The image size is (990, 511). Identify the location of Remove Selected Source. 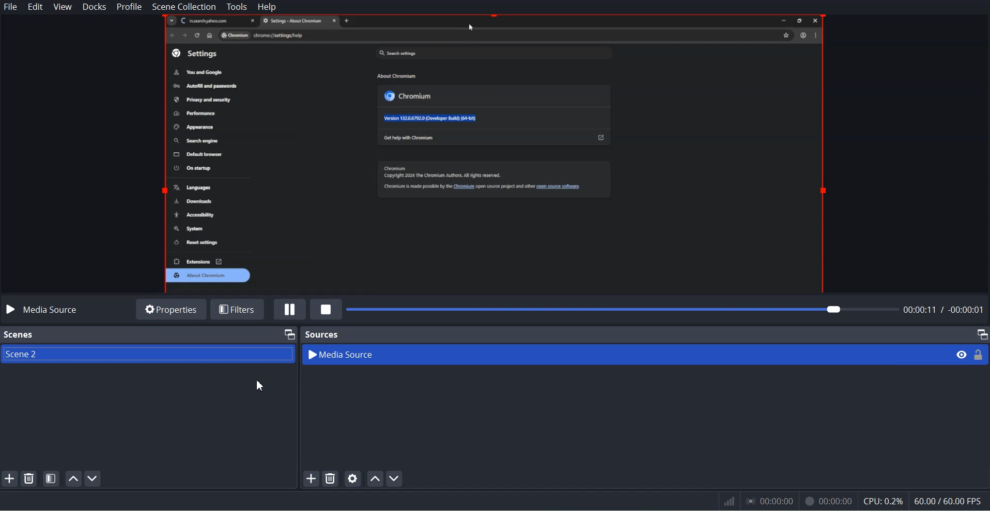
(331, 478).